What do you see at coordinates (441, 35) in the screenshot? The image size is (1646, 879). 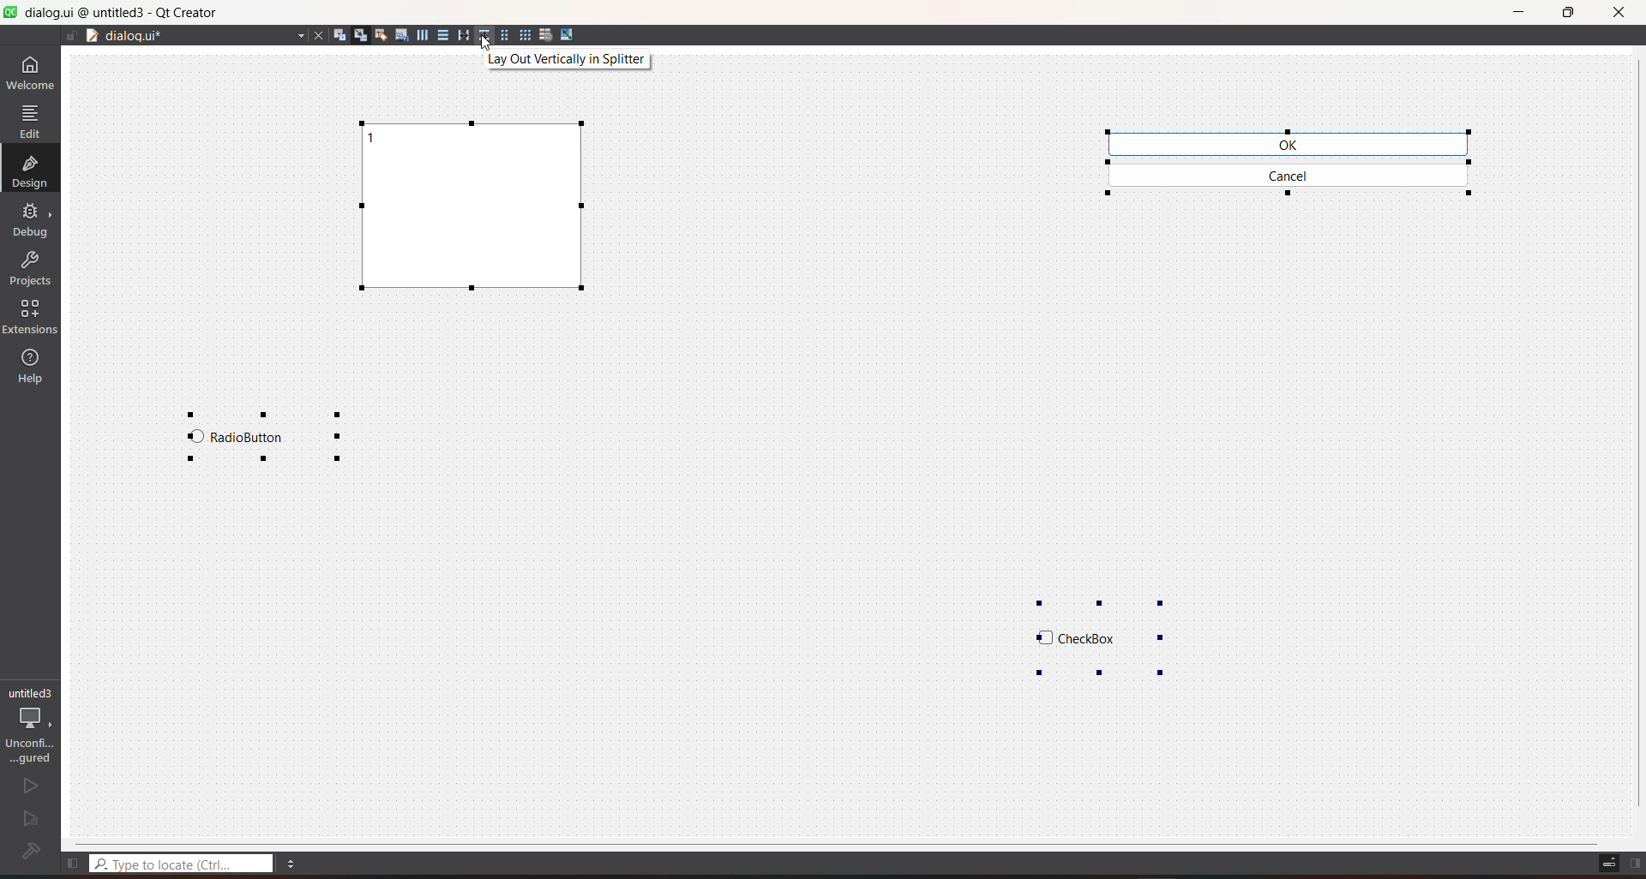 I see `layout vertically` at bounding box center [441, 35].